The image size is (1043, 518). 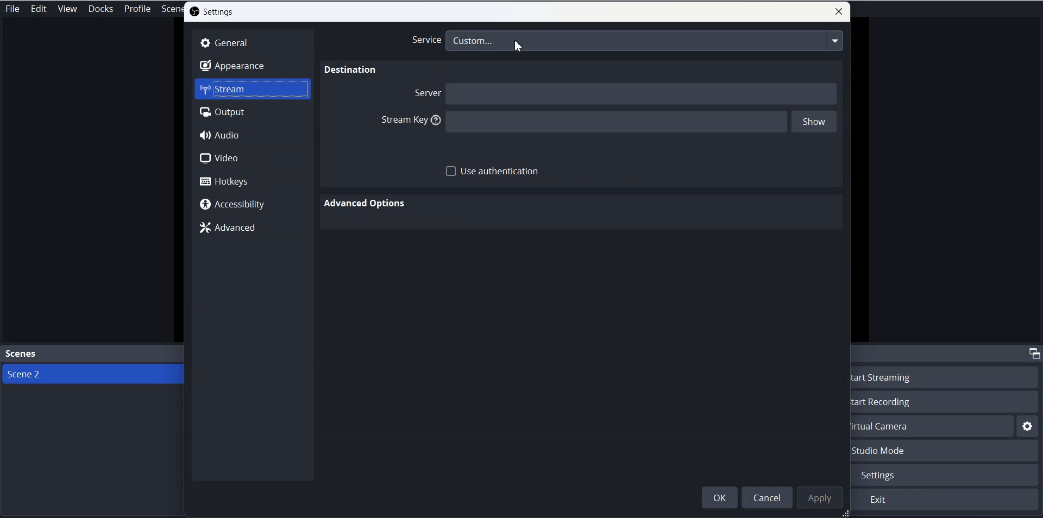 What do you see at coordinates (253, 112) in the screenshot?
I see `Output` at bounding box center [253, 112].